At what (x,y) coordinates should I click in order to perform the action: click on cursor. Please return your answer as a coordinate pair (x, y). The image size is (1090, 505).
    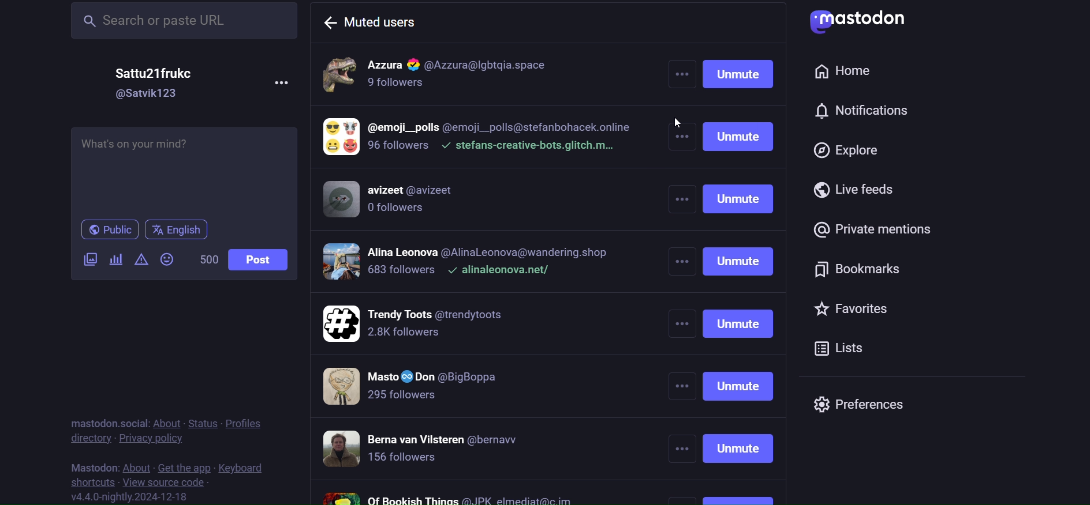
    Looking at the image, I should click on (677, 122).